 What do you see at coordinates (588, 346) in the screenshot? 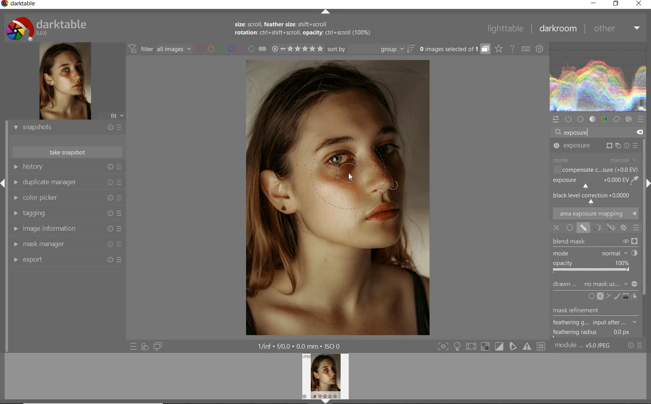
I see `module....V5.0jpeg` at bounding box center [588, 346].